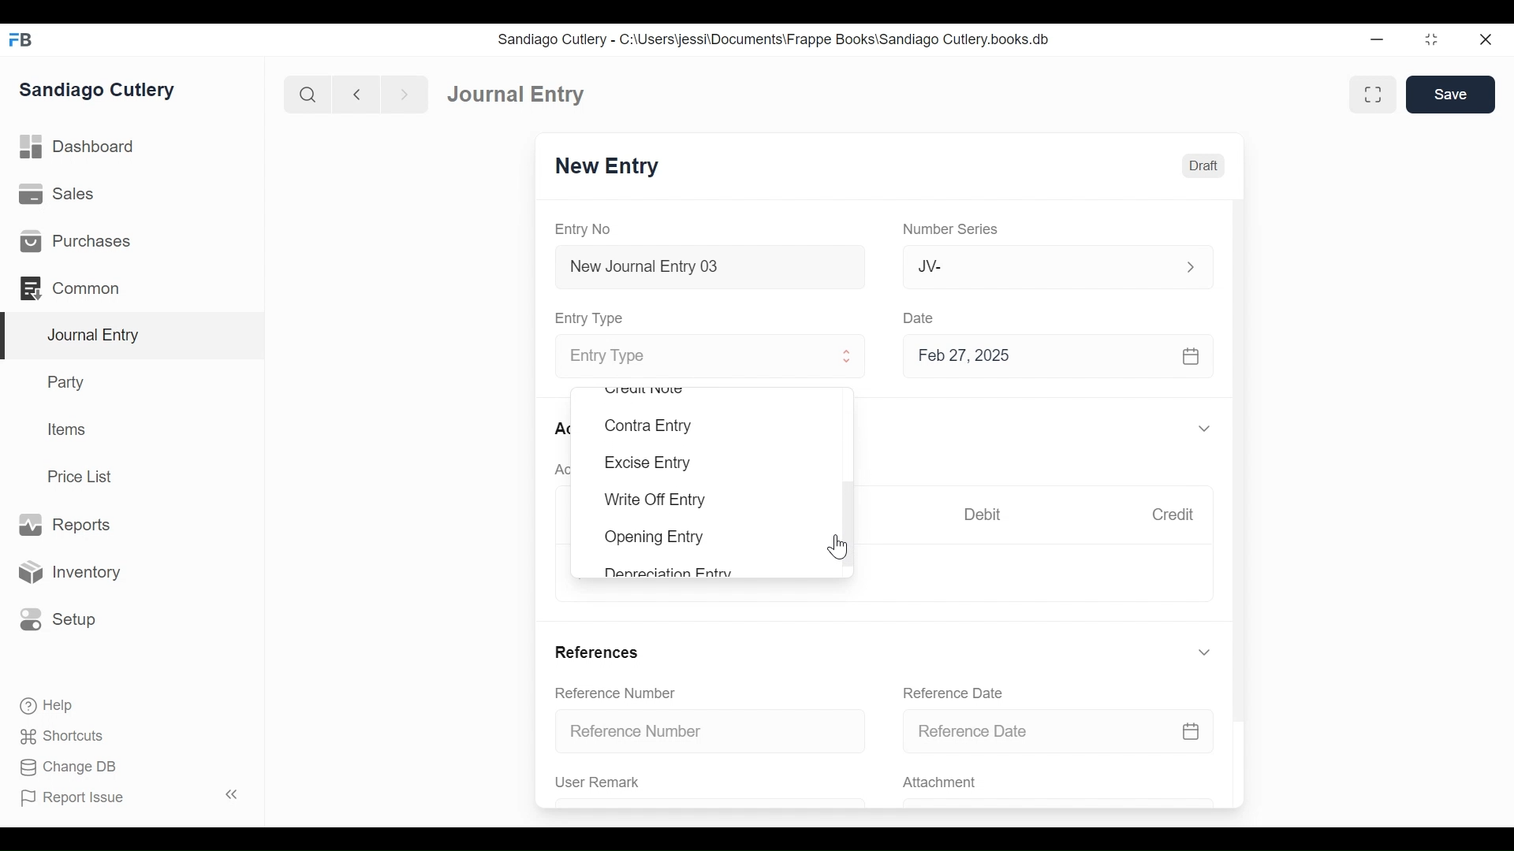 The width and height of the screenshot is (1514, 851). I want to click on Expand, so click(848, 357).